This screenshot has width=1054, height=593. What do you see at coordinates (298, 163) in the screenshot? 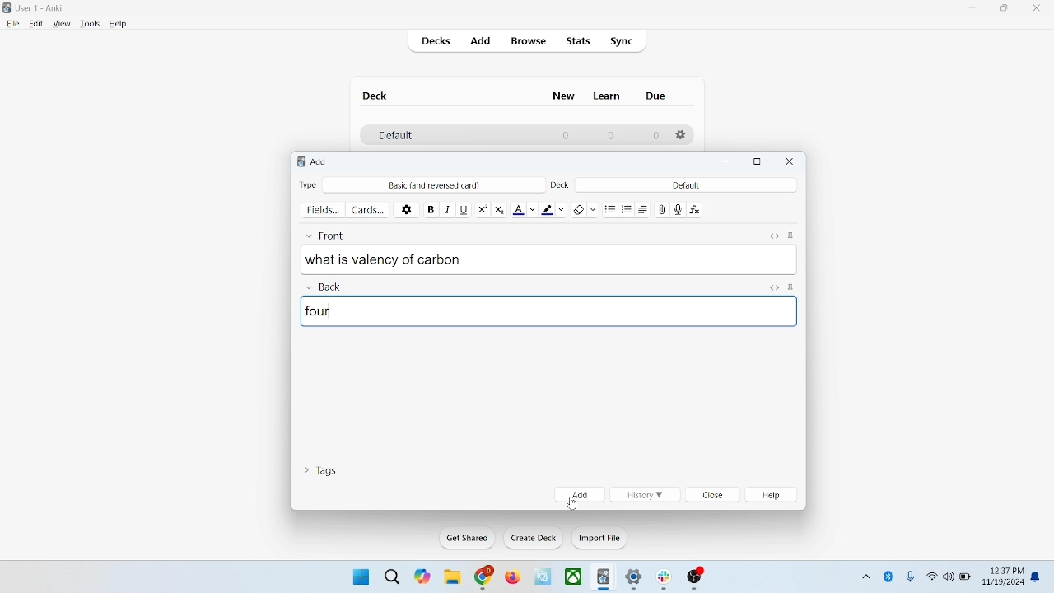
I see `logo` at bounding box center [298, 163].